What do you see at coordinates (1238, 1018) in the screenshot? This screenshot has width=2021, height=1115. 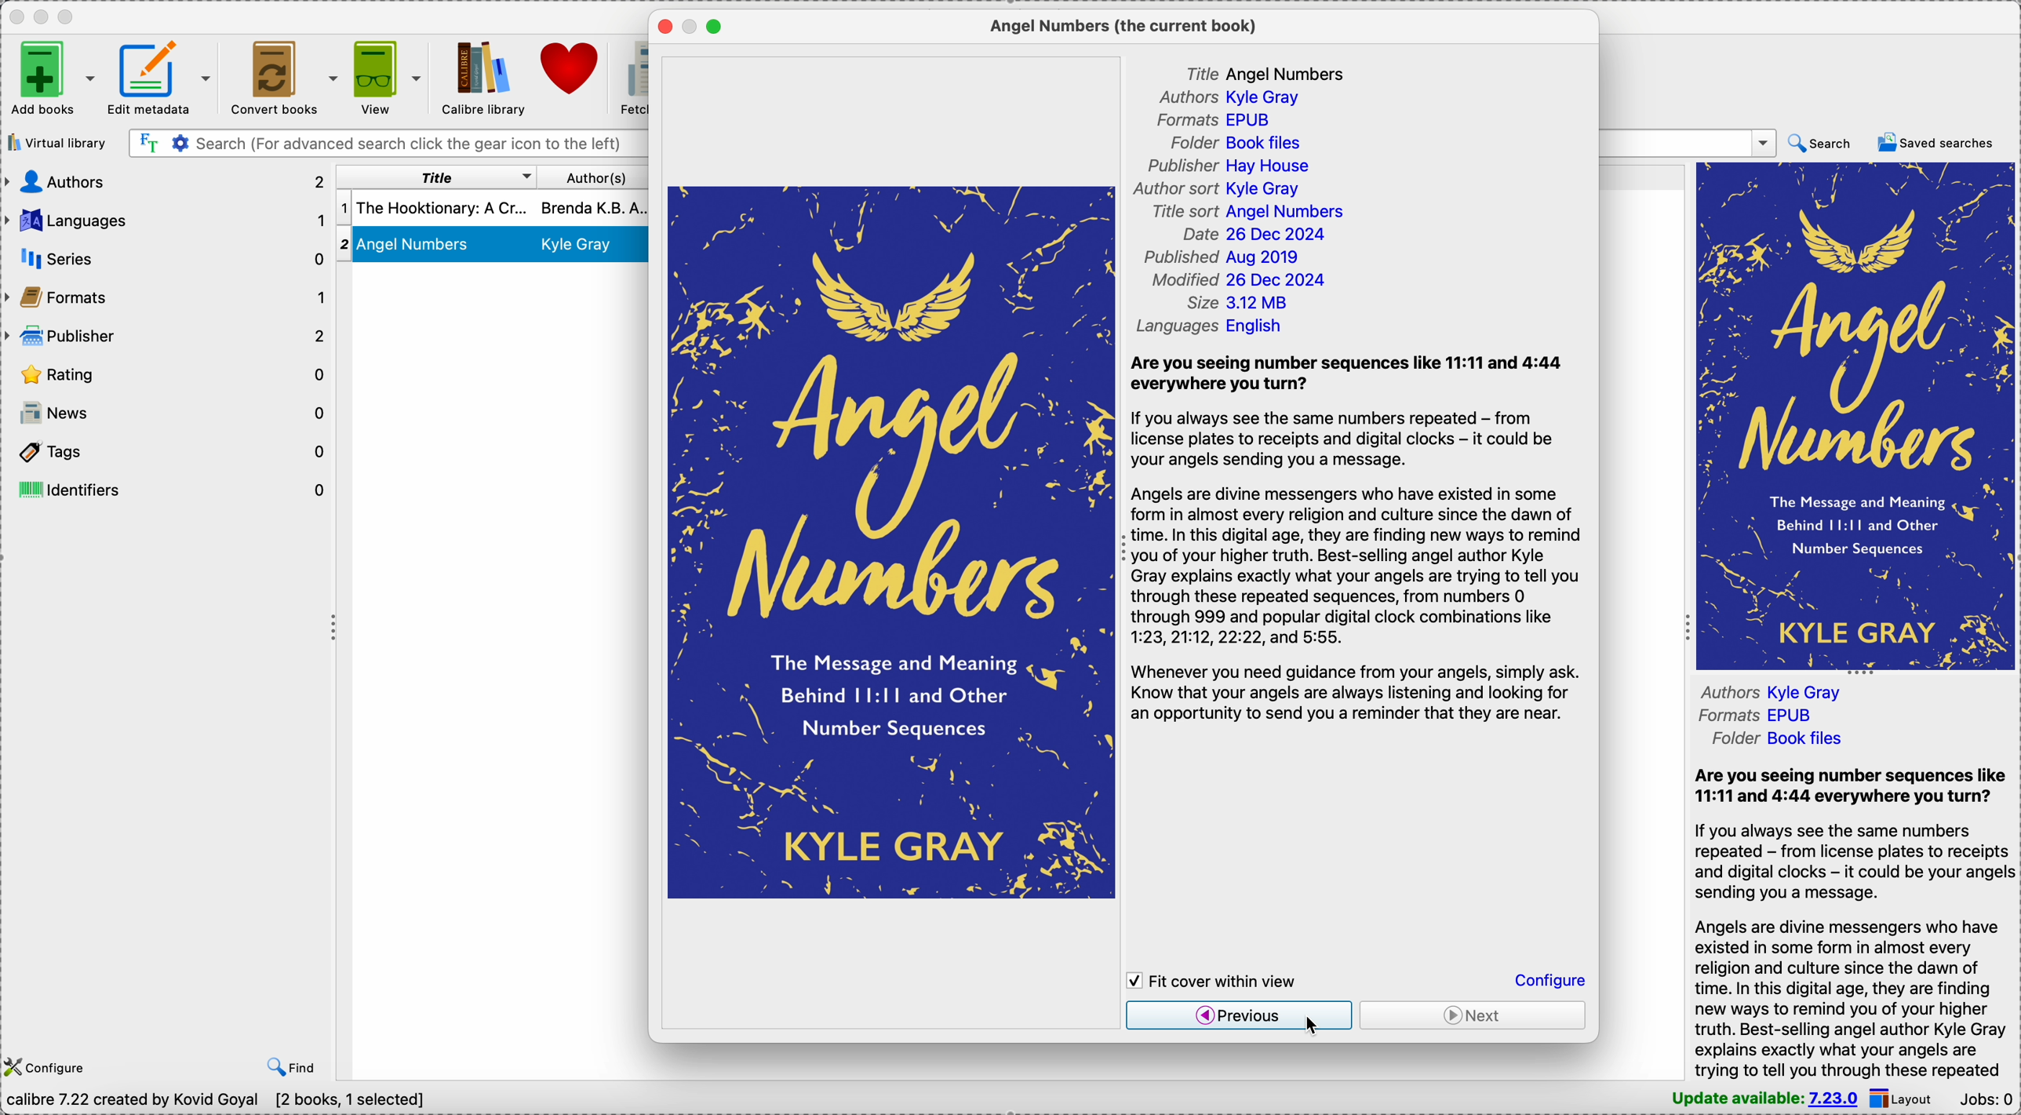 I see `click on previous` at bounding box center [1238, 1018].